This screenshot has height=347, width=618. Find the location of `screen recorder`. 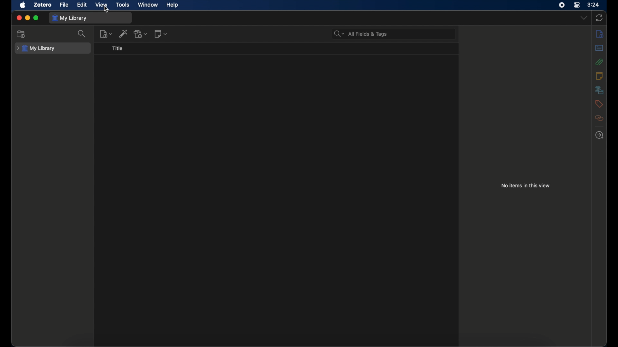

screen recorder is located at coordinates (562, 5).